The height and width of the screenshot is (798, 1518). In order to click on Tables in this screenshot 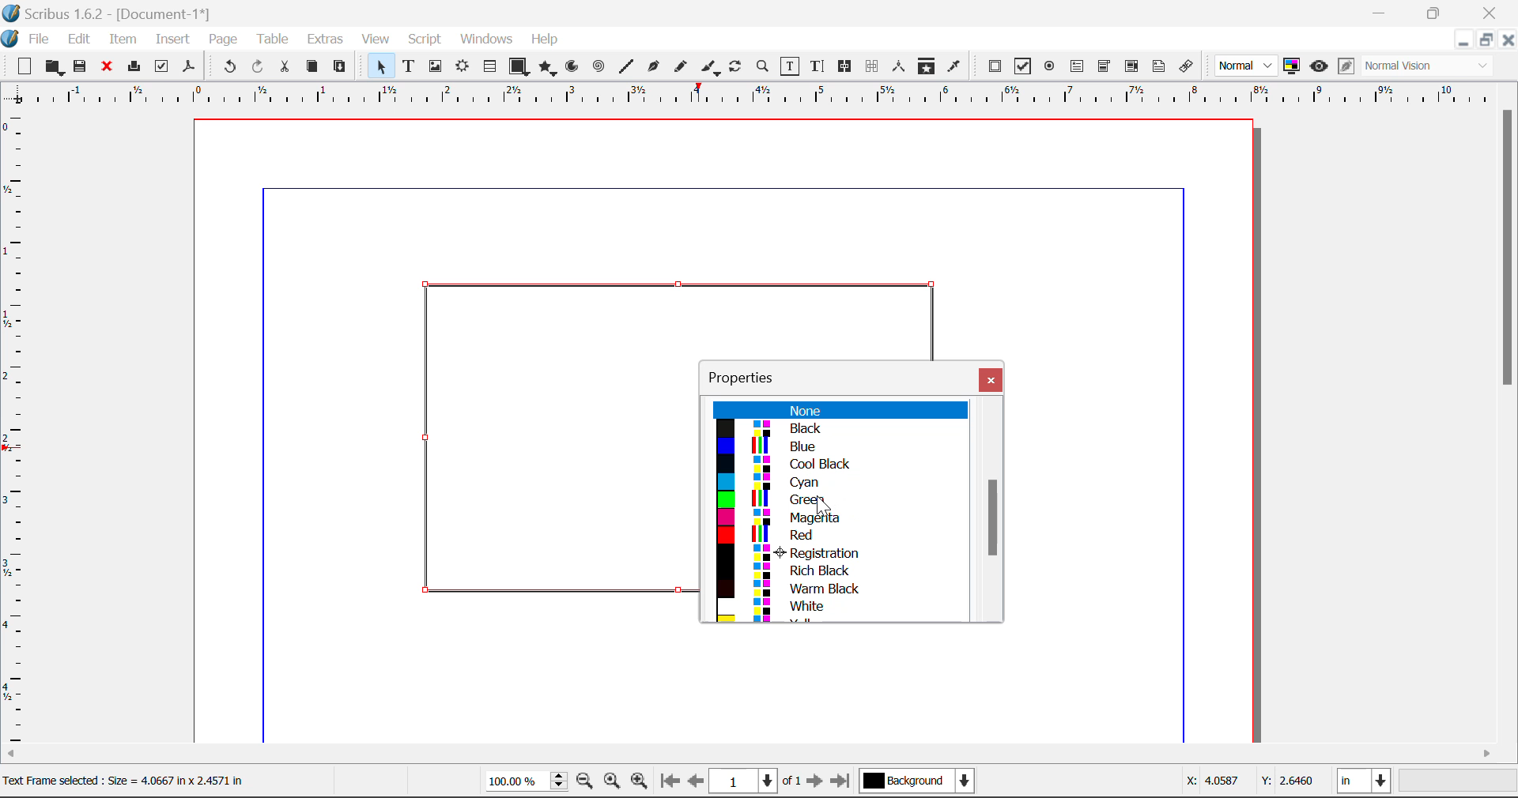, I will do `click(489, 66)`.